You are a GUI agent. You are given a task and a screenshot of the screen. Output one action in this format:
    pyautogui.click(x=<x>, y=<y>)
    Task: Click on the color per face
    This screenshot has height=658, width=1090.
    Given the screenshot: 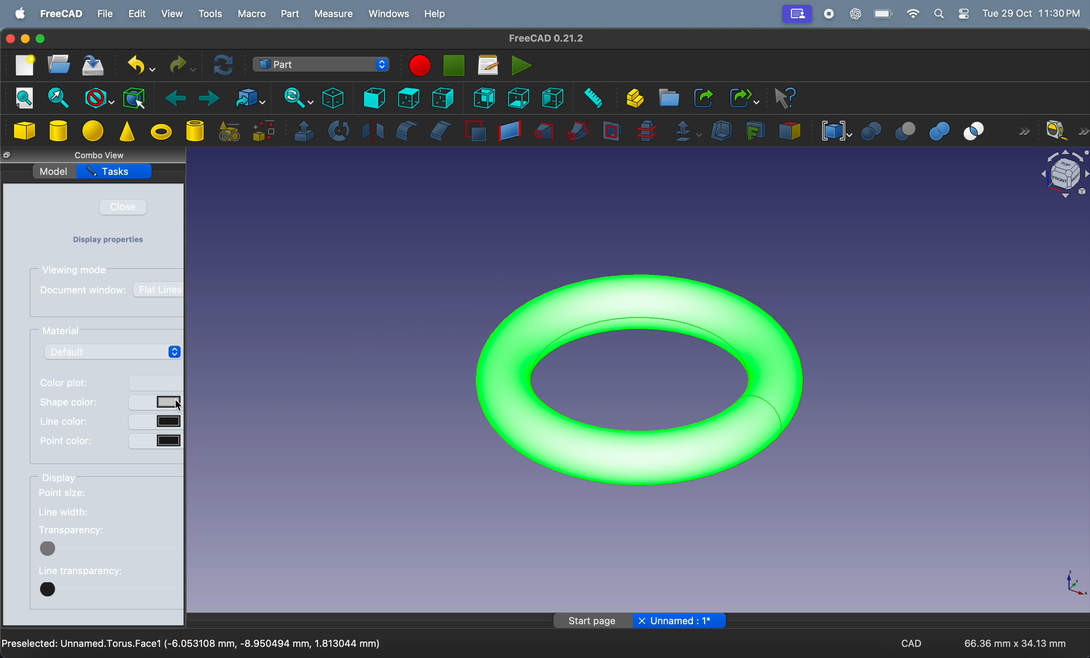 What is the action you would take?
    pyautogui.click(x=789, y=130)
    